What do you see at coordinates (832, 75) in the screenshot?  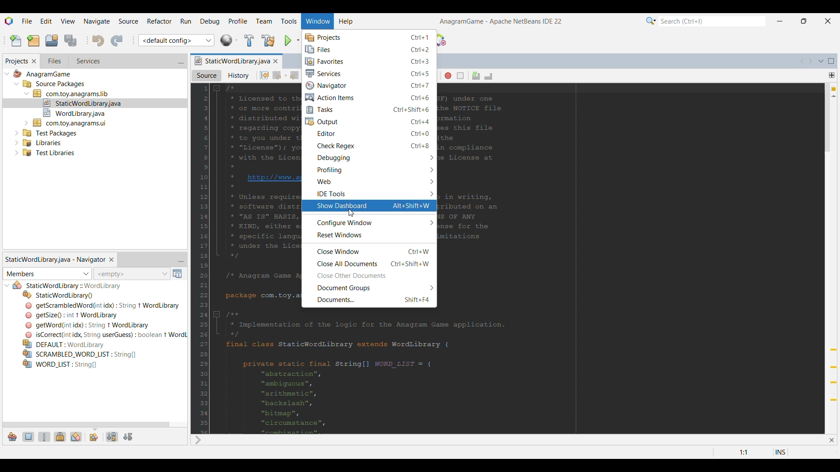 I see `Drang to split window horizontally or vertically` at bounding box center [832, 75].